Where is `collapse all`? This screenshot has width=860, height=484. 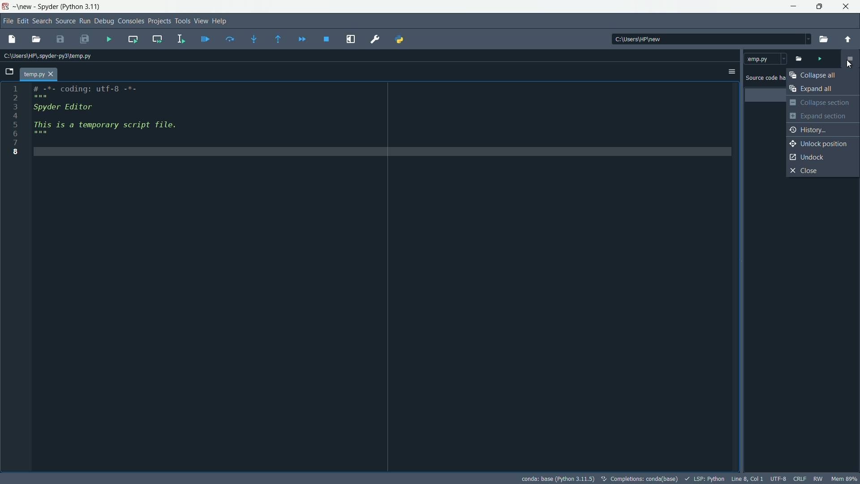 collapse all is located at coordinates (823, 75).